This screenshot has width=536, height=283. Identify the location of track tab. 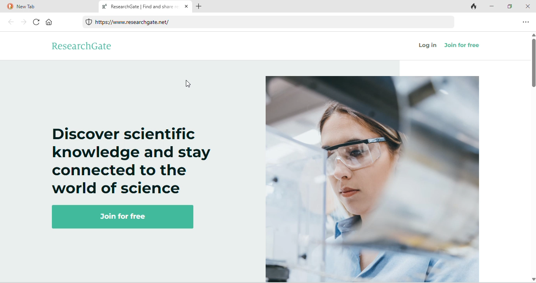
(475, 7).